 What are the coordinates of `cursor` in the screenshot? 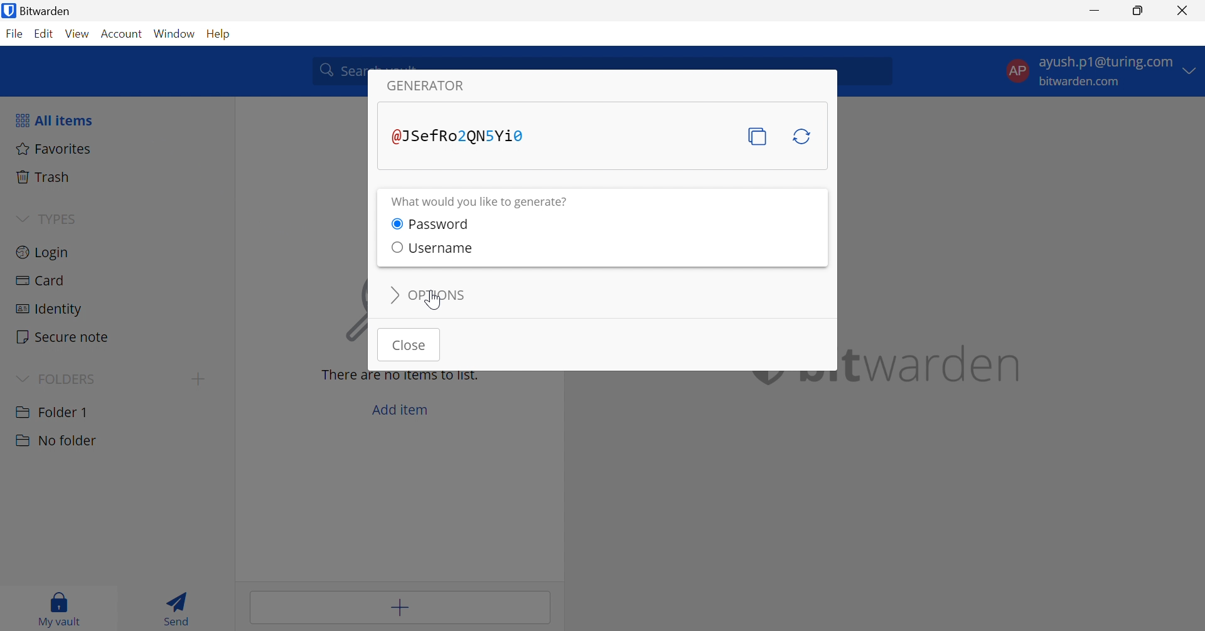 It's located at (431, 302).